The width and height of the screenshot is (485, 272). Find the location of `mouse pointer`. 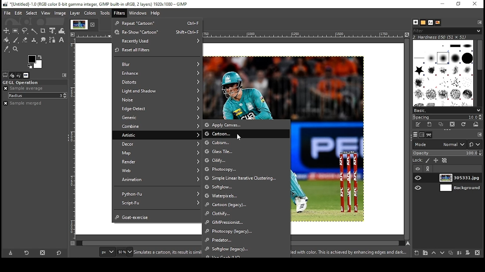

mouse pointer is located at coordinates (239, 137).